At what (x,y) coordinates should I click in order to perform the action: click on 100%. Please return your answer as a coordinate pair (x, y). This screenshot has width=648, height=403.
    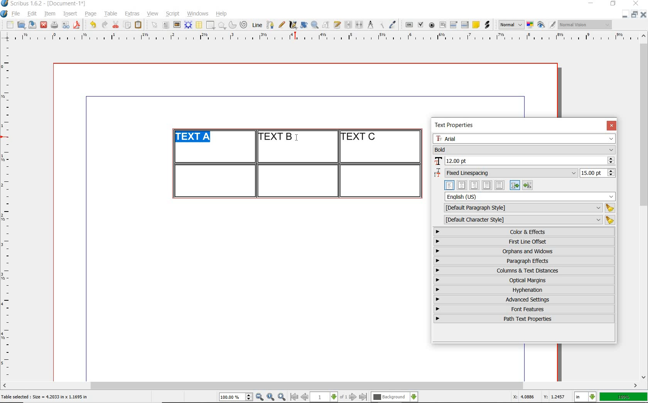
    Looking at the image, I should click on (624, 397).